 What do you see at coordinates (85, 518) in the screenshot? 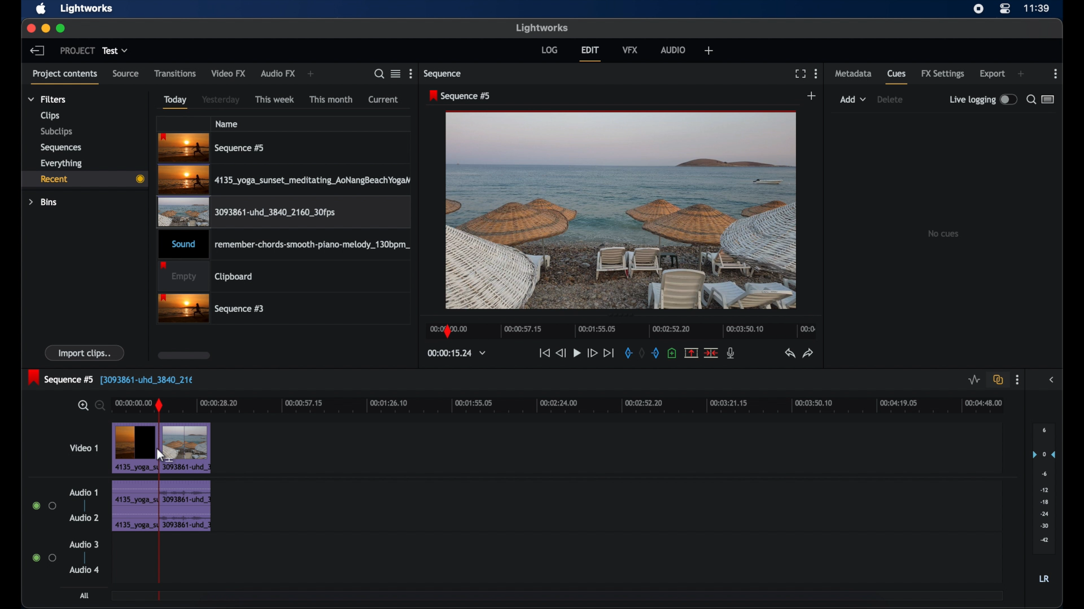
I see `audio 2` at bounding box center [85, 518].